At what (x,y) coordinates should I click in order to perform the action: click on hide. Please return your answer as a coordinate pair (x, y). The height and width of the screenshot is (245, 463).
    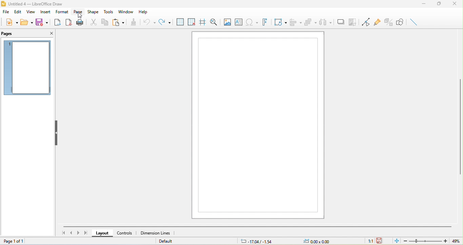
    Looking at the image, I should click on (56, 133).